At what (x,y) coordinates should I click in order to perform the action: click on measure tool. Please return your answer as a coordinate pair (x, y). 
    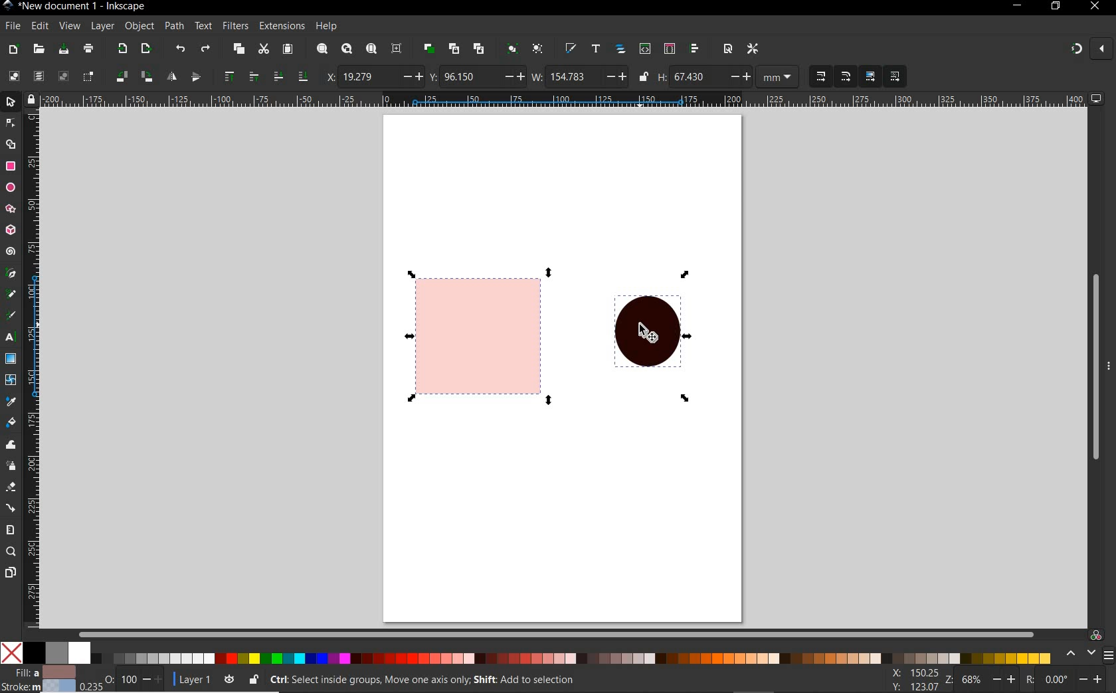
    Looking at the image, I should click on (10, 530).